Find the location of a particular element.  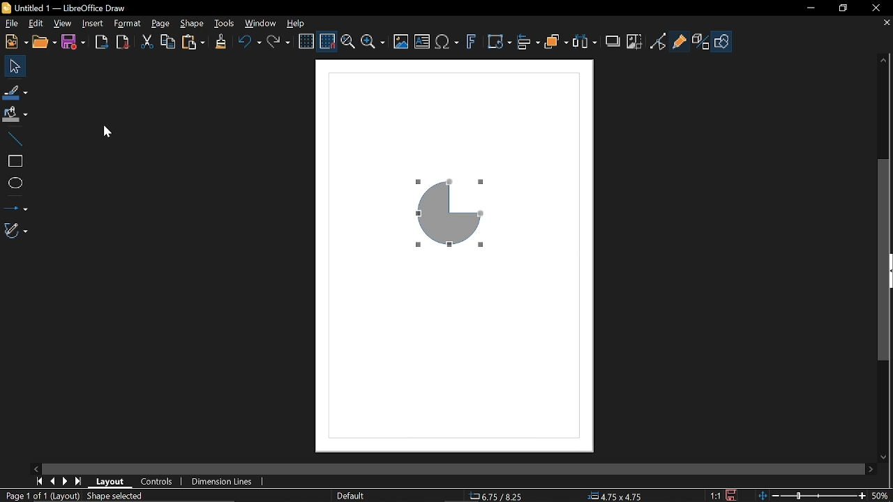

50% (Current Zoom) is located at coordinates (882, 494).